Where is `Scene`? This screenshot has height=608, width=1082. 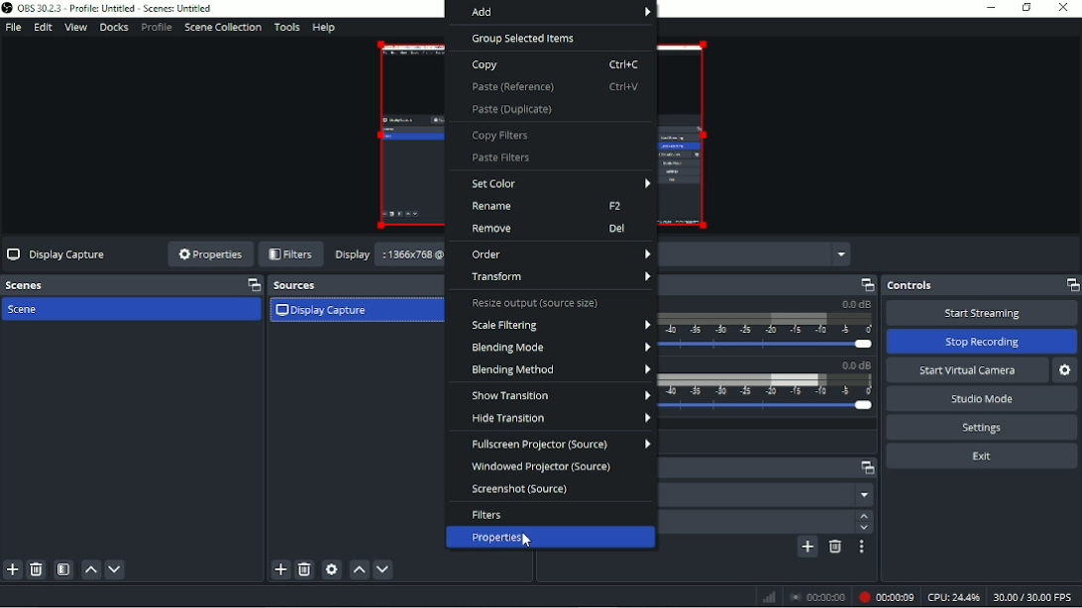
Scene is located at coordinates (27, 310).